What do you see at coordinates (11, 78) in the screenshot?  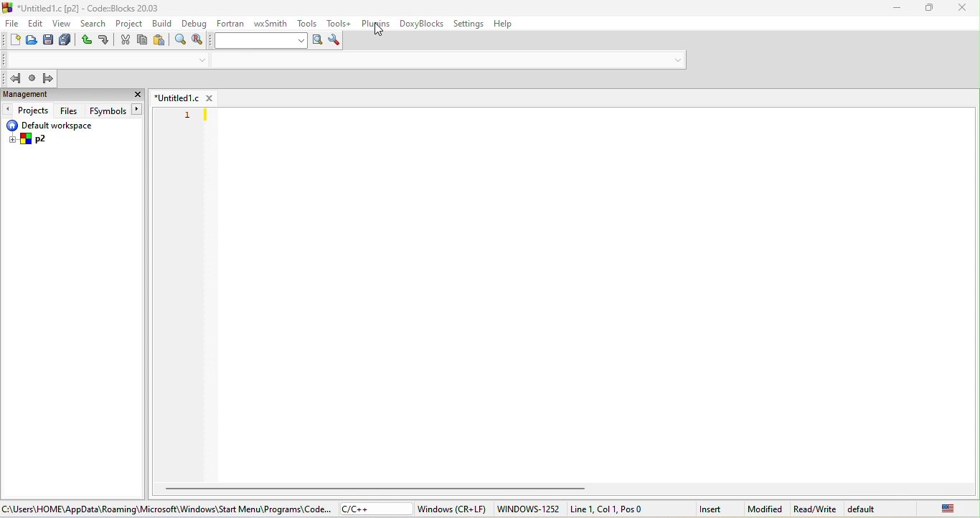 I see `jump back` at bounding box center [11, 78].